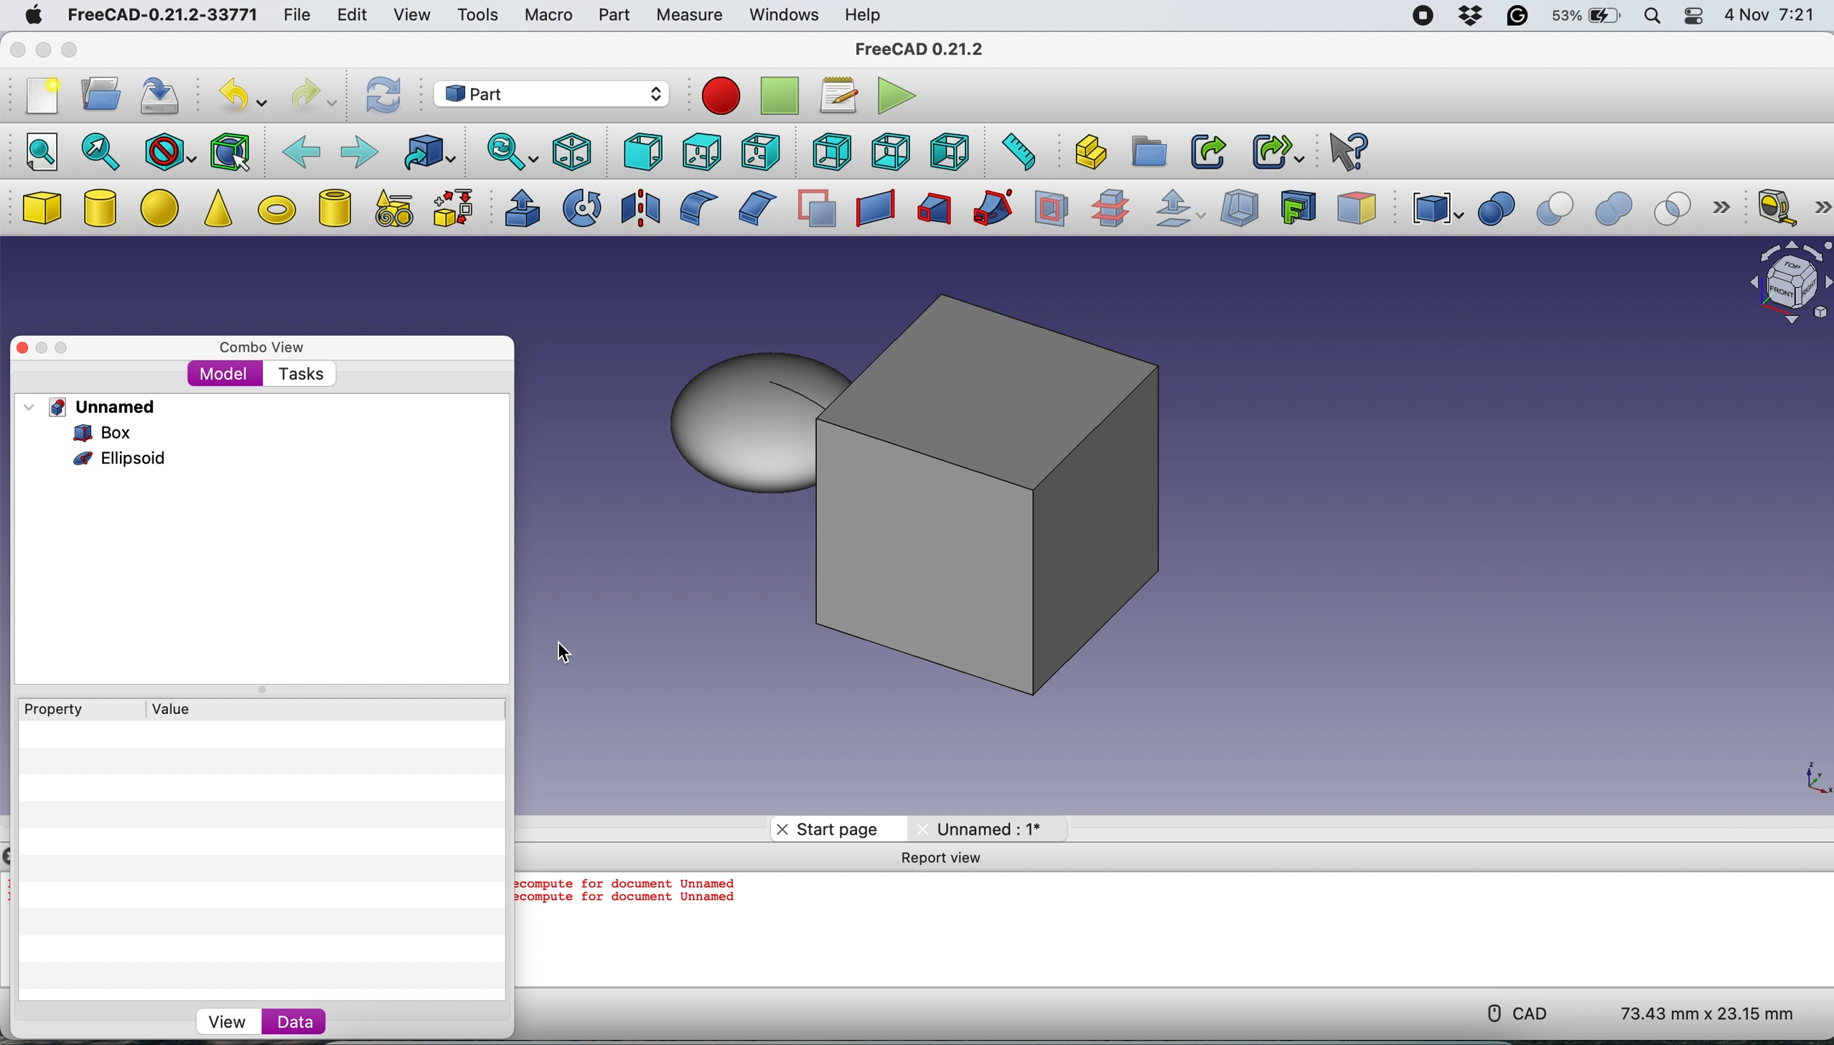 The image size is (1834, 1045). I want to click on left, so click(953, 151).